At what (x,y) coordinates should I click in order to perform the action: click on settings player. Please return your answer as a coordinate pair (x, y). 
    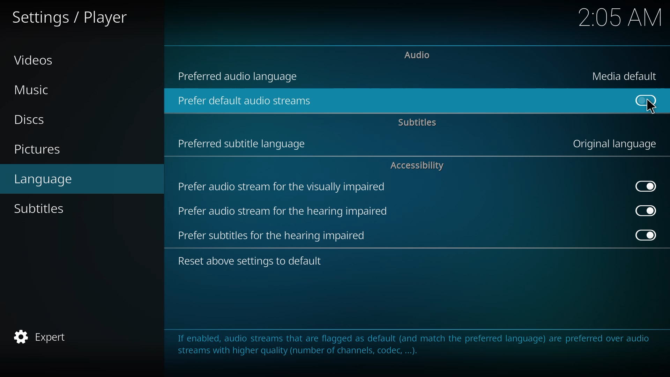
    Looking at the image, I should click on (72, 17).